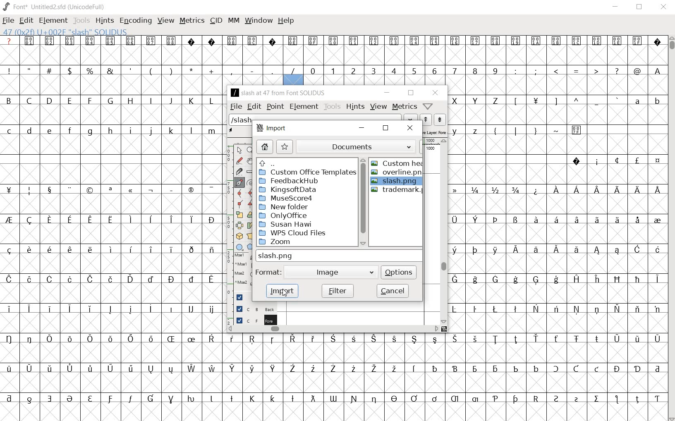  Describe the element at coordinates (111, 250) in the screenshot. I see `special letters` at that location.